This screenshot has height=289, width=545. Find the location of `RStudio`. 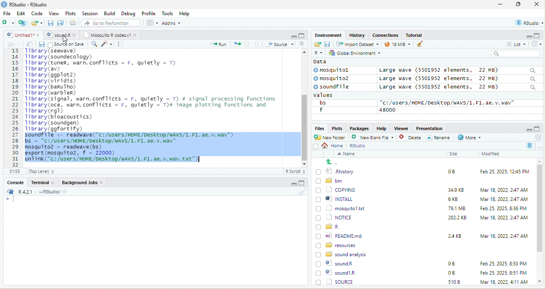

RStudio is located at coordinates (26, 4).